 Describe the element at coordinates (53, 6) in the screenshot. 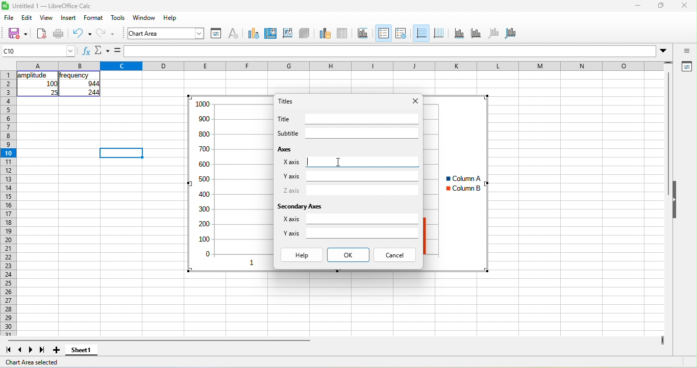

I see `Untitled 1 — LibreOffice Calc` at that location.